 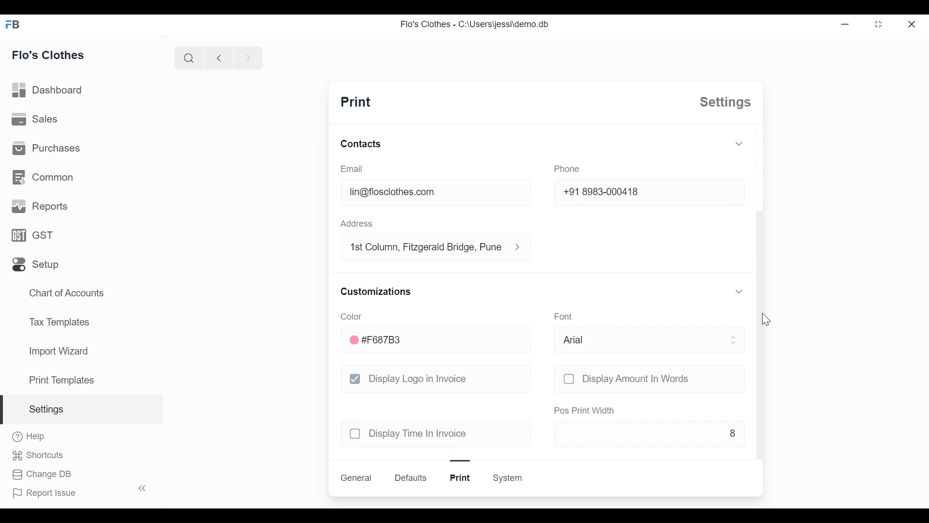 I want to click on sales, so click(x=35, y=118).